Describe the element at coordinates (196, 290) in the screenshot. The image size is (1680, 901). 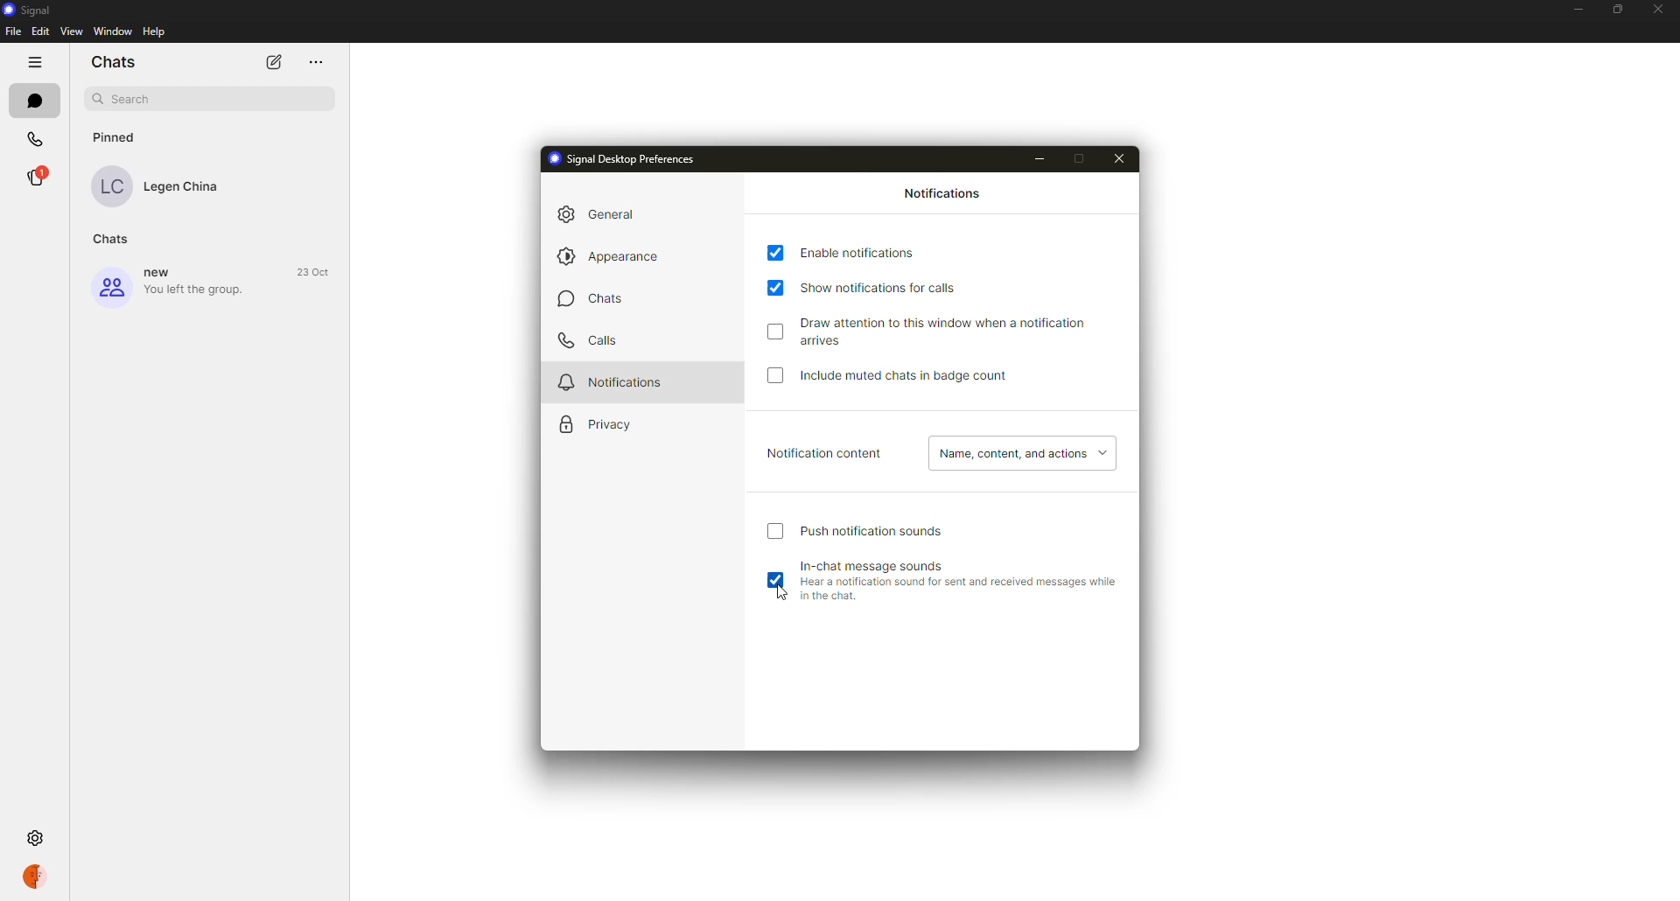
I see `You left the group.` at that location.